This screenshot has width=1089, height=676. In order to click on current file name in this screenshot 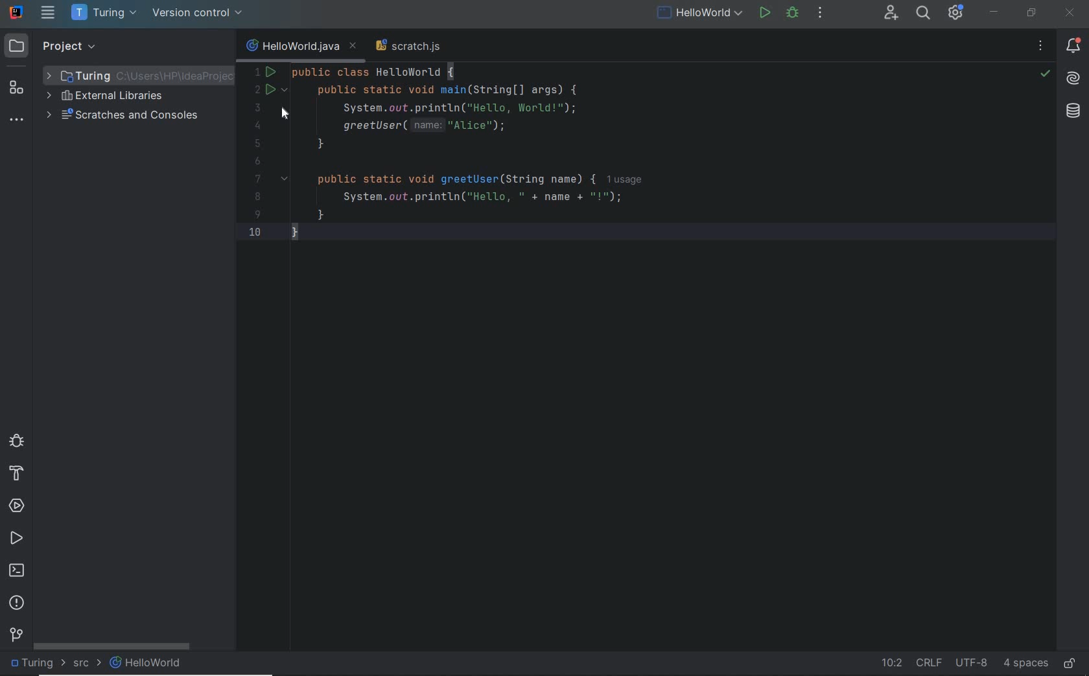, I will do `click(300, 47)`.